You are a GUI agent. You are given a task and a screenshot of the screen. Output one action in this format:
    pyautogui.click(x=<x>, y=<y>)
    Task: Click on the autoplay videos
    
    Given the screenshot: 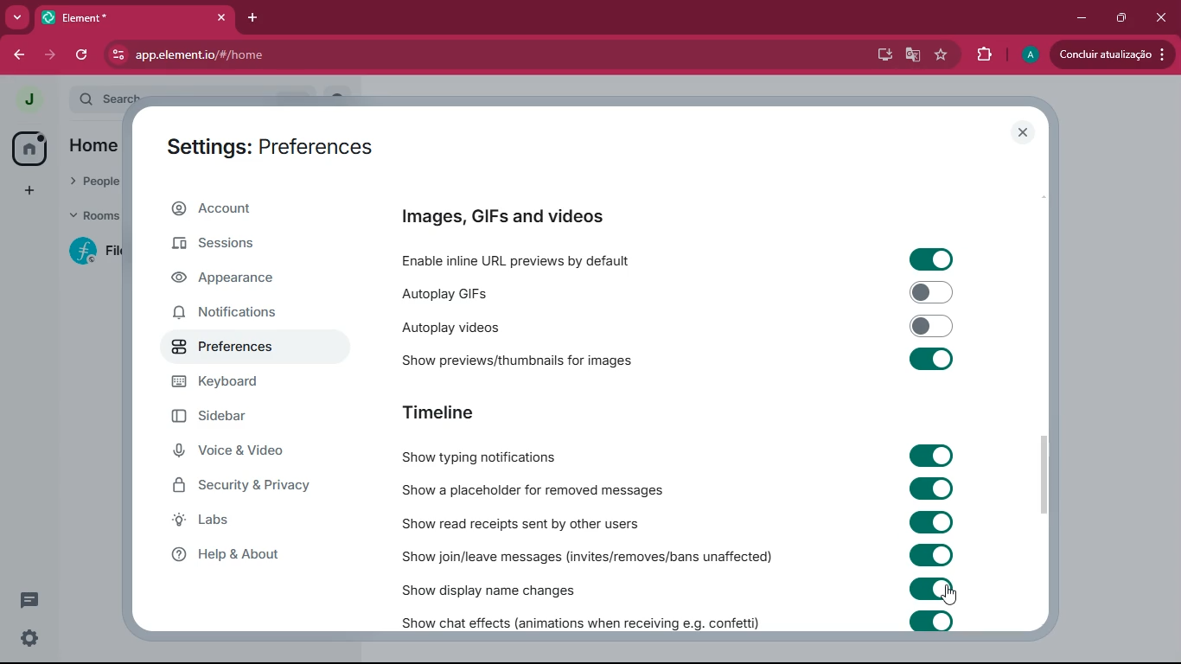 What is the action you would take?
    pyautogui.click(x=514, y=328)
    